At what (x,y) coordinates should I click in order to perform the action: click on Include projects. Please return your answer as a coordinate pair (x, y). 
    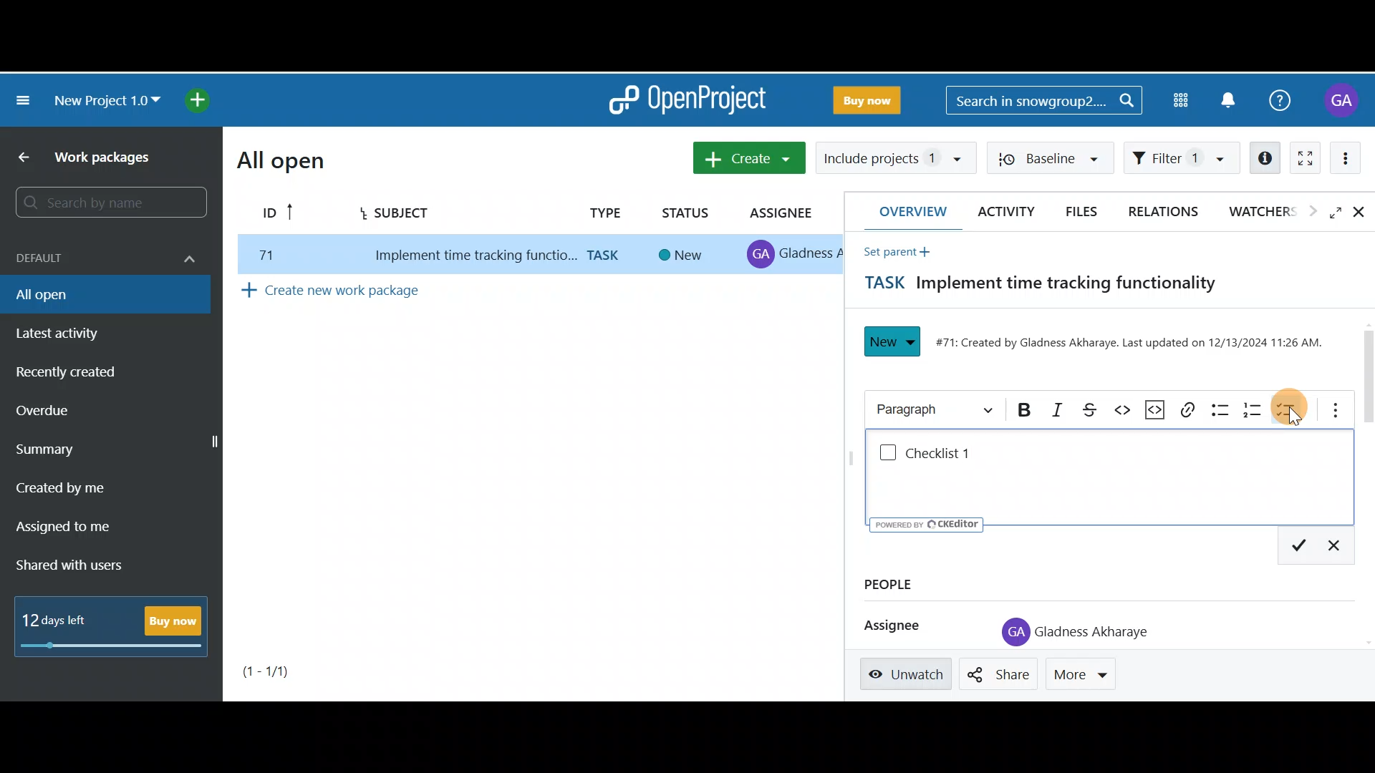
    Looking at the image, I should click on (894, 157).